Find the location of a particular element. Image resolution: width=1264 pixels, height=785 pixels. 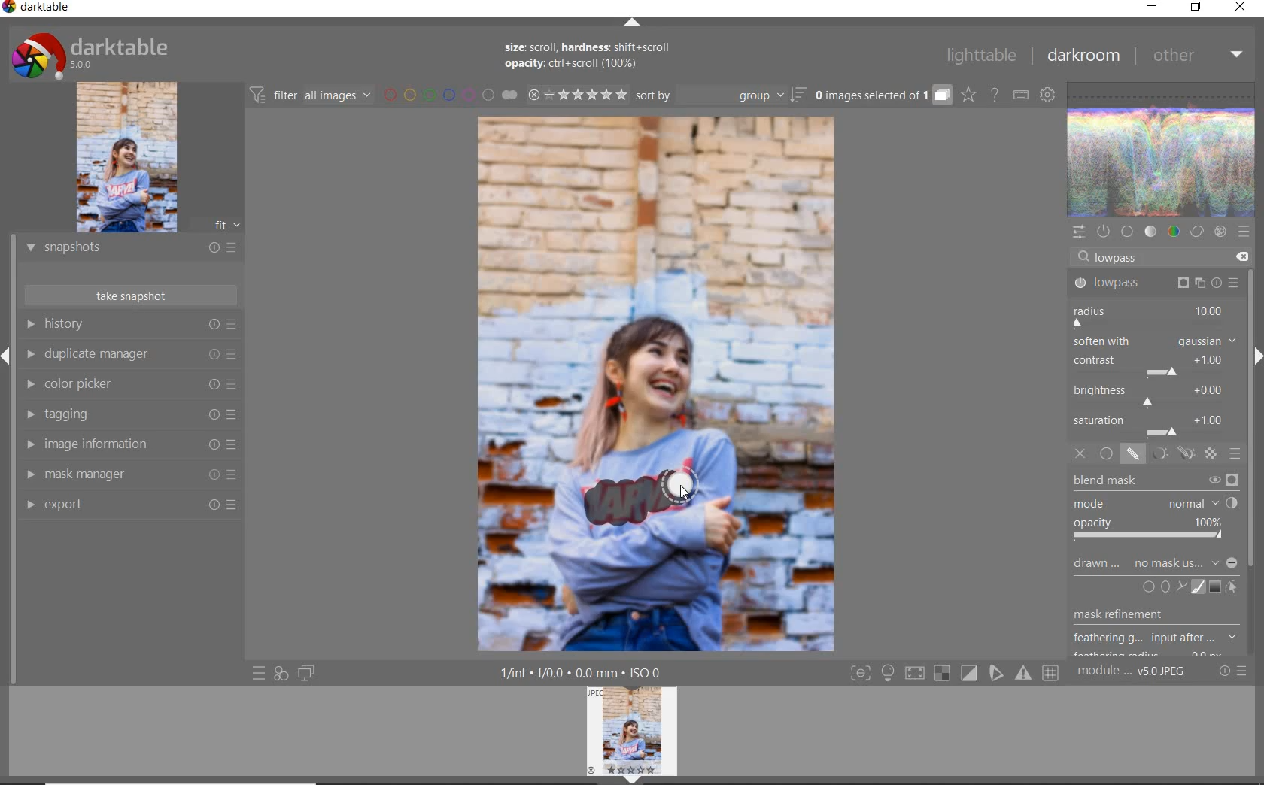

effect is located at coordinates (1218, 232).